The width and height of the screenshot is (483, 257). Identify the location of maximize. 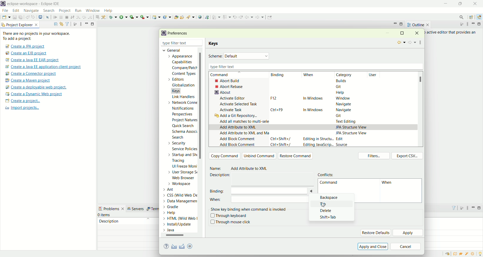
(93, 23).